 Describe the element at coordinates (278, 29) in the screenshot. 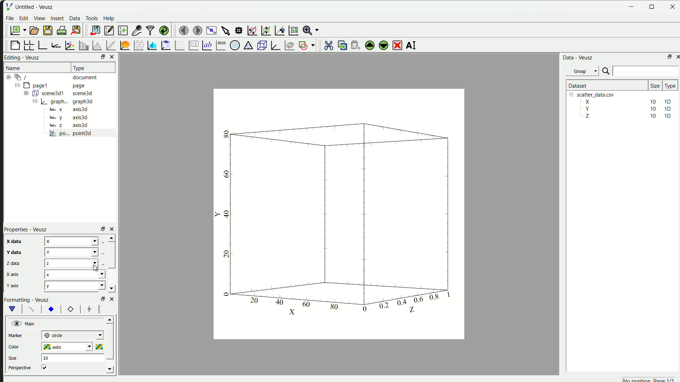

I see `recenter graph axes` at that location.